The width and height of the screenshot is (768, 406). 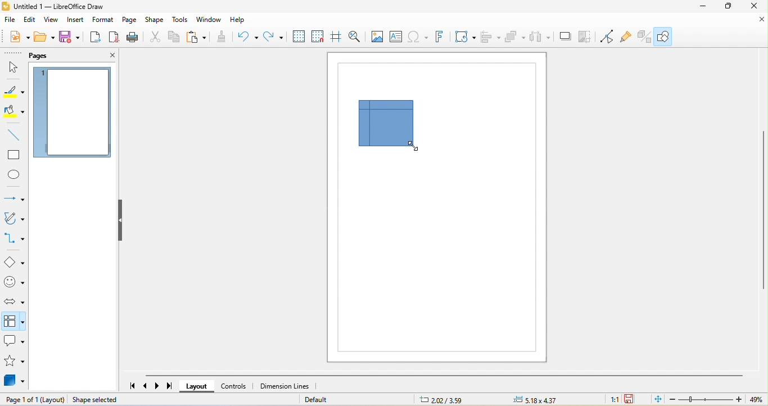 I want to click on line, so click(x=14, y=136).